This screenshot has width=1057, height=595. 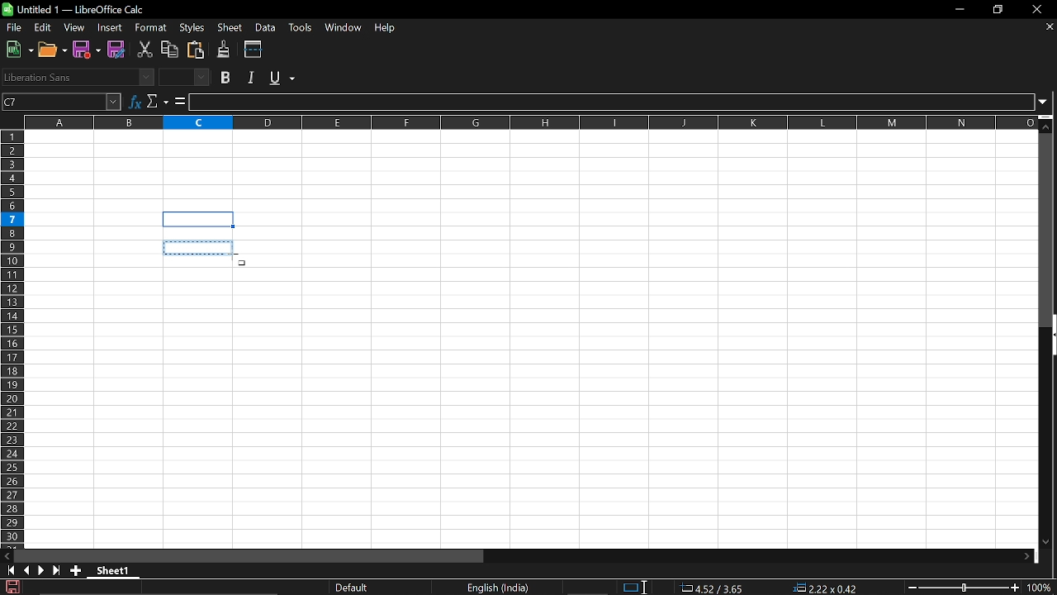 I want to click on Fillable cells, so click(x=641, y=378).